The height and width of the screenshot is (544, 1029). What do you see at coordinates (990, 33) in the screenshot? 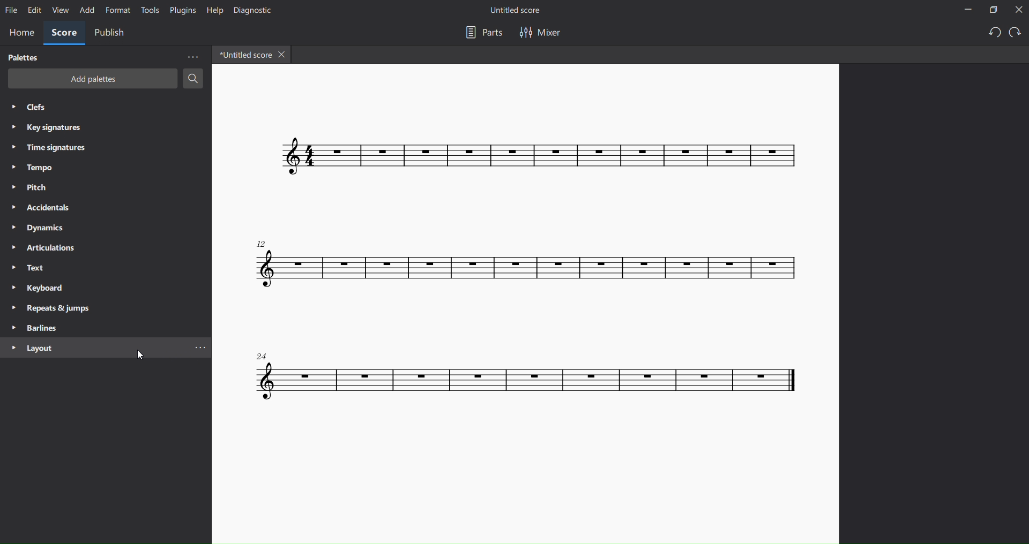
I see `undo` at bounding box center [990, 33].